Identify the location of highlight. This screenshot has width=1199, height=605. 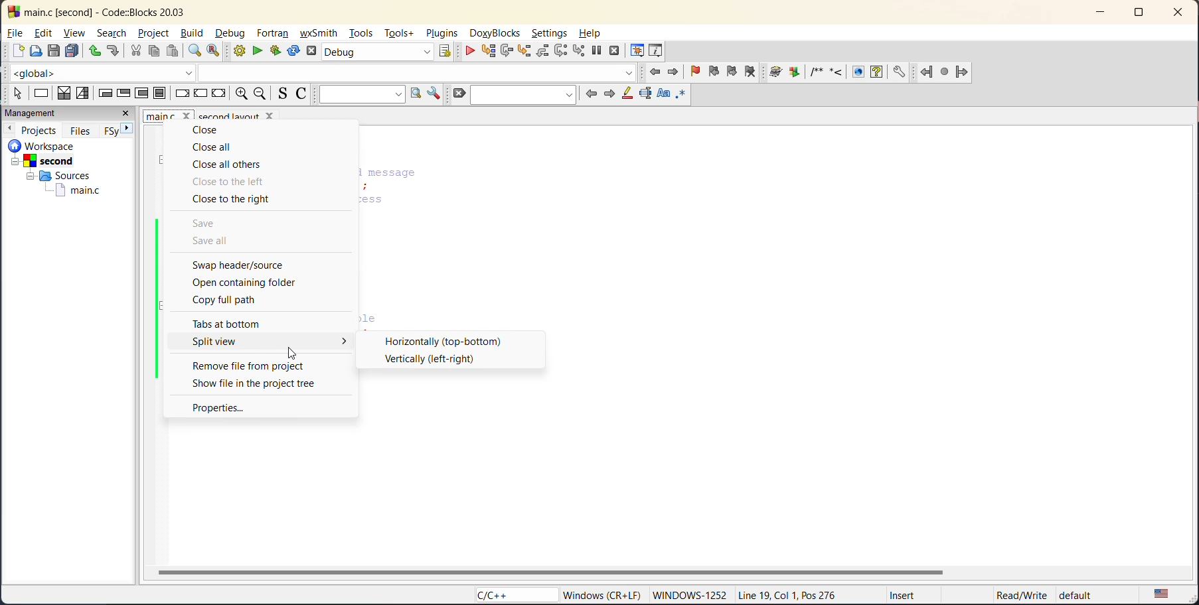
(627, 95).